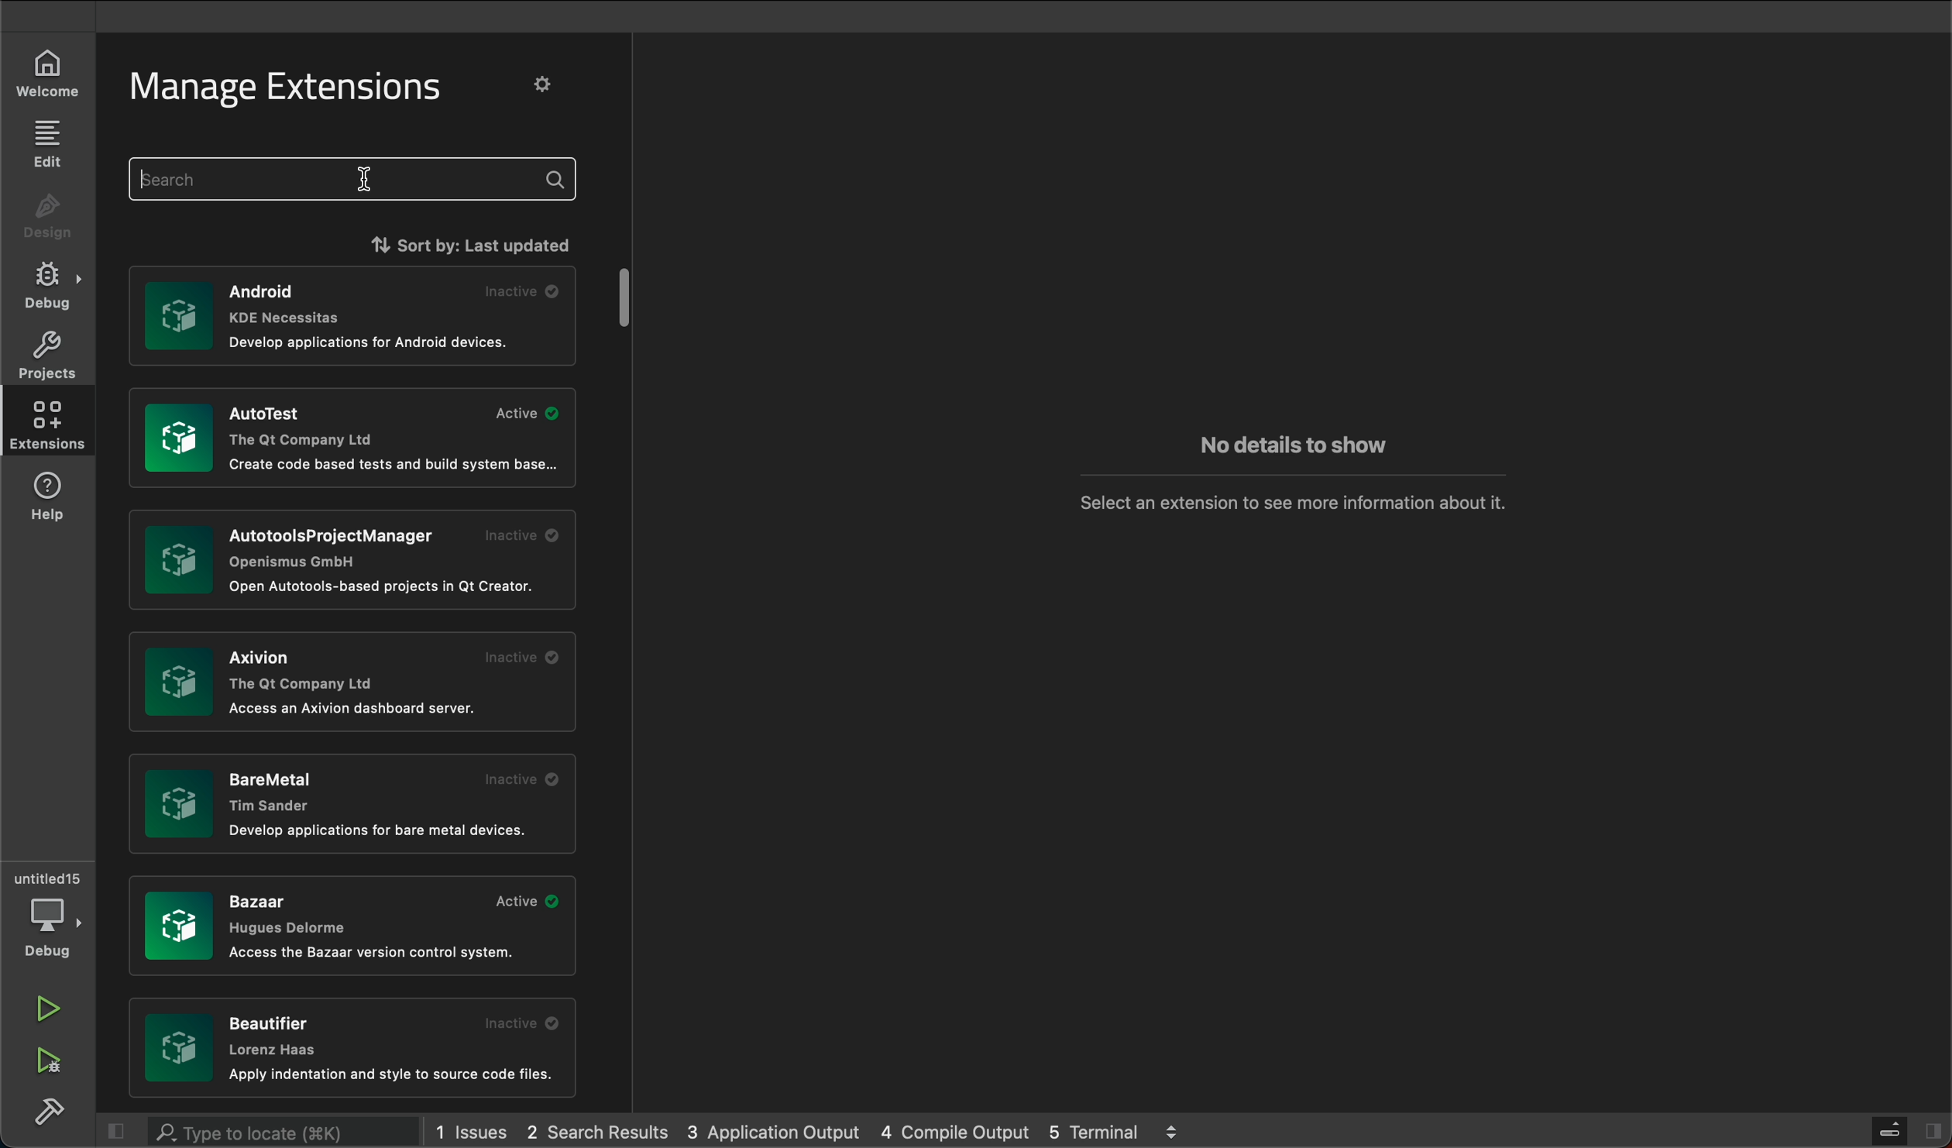 This screenshot has height=1148, width=1952. Describe the element at coordinates (180, 1050) in the screenshot. I see `image` at that location.